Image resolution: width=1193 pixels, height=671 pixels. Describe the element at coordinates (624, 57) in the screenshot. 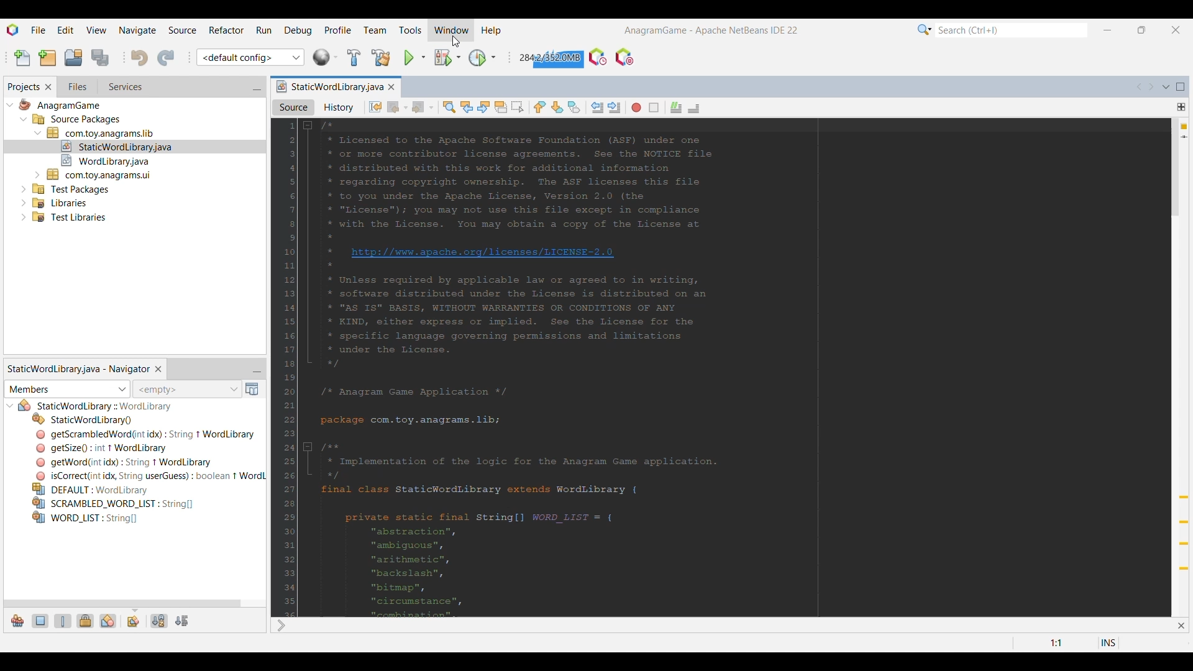

I see `Pause I/O checks` at that location.